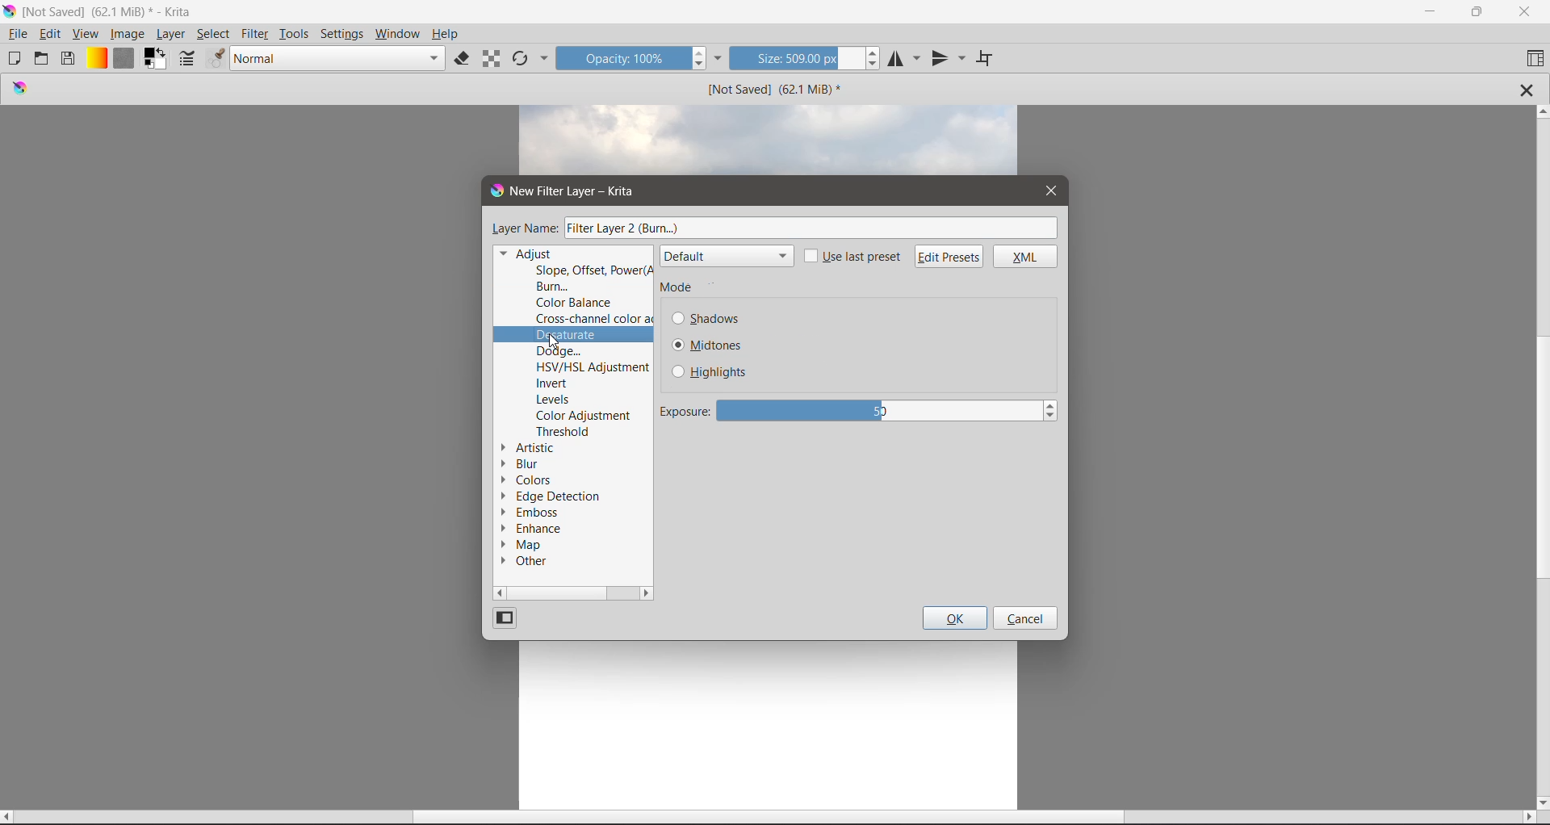  Describe the element at coordinates (52, 34) in the screenshot. I see `Edit` at that location.